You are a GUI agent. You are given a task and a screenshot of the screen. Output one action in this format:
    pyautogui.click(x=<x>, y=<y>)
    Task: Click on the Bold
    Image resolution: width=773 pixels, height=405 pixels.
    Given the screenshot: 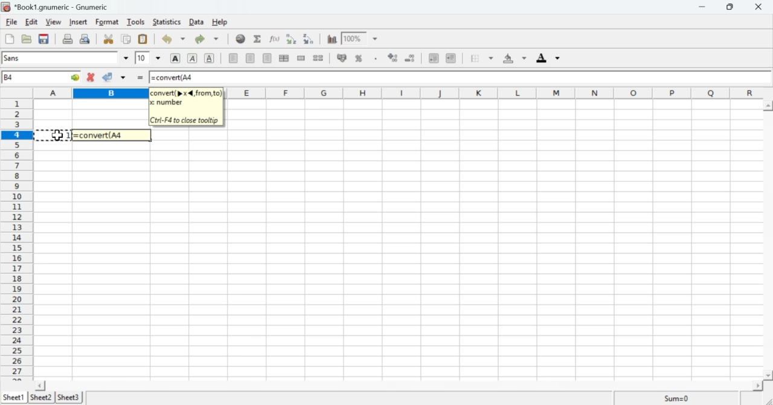 What is the action you would take?
    pyautogui.click(x=176, y=58)
    